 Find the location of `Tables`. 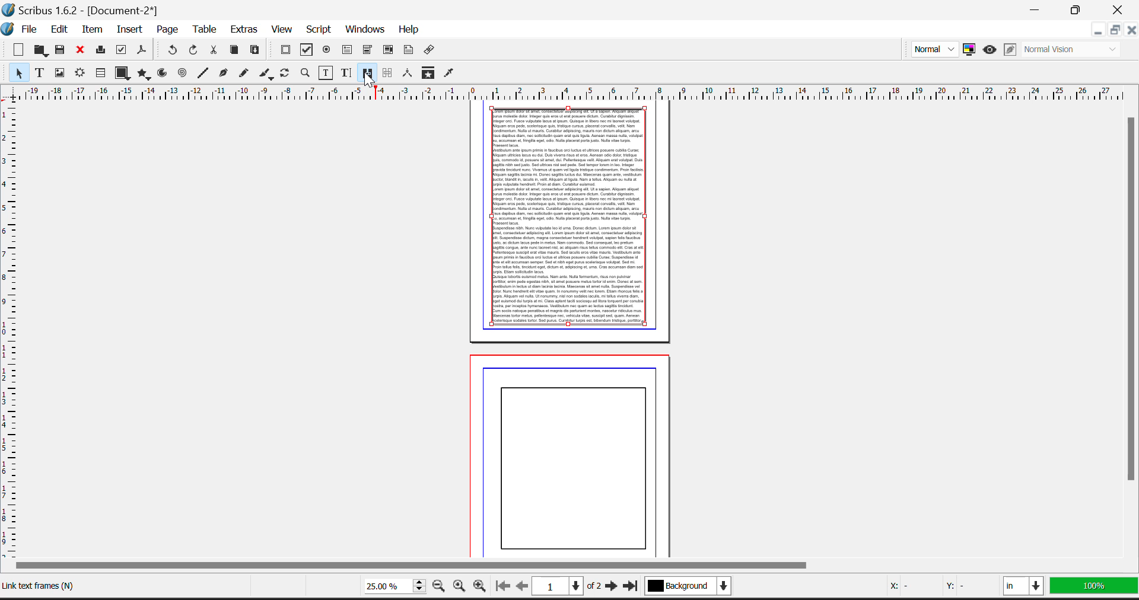

Tables is located at coordinates (100, 74).